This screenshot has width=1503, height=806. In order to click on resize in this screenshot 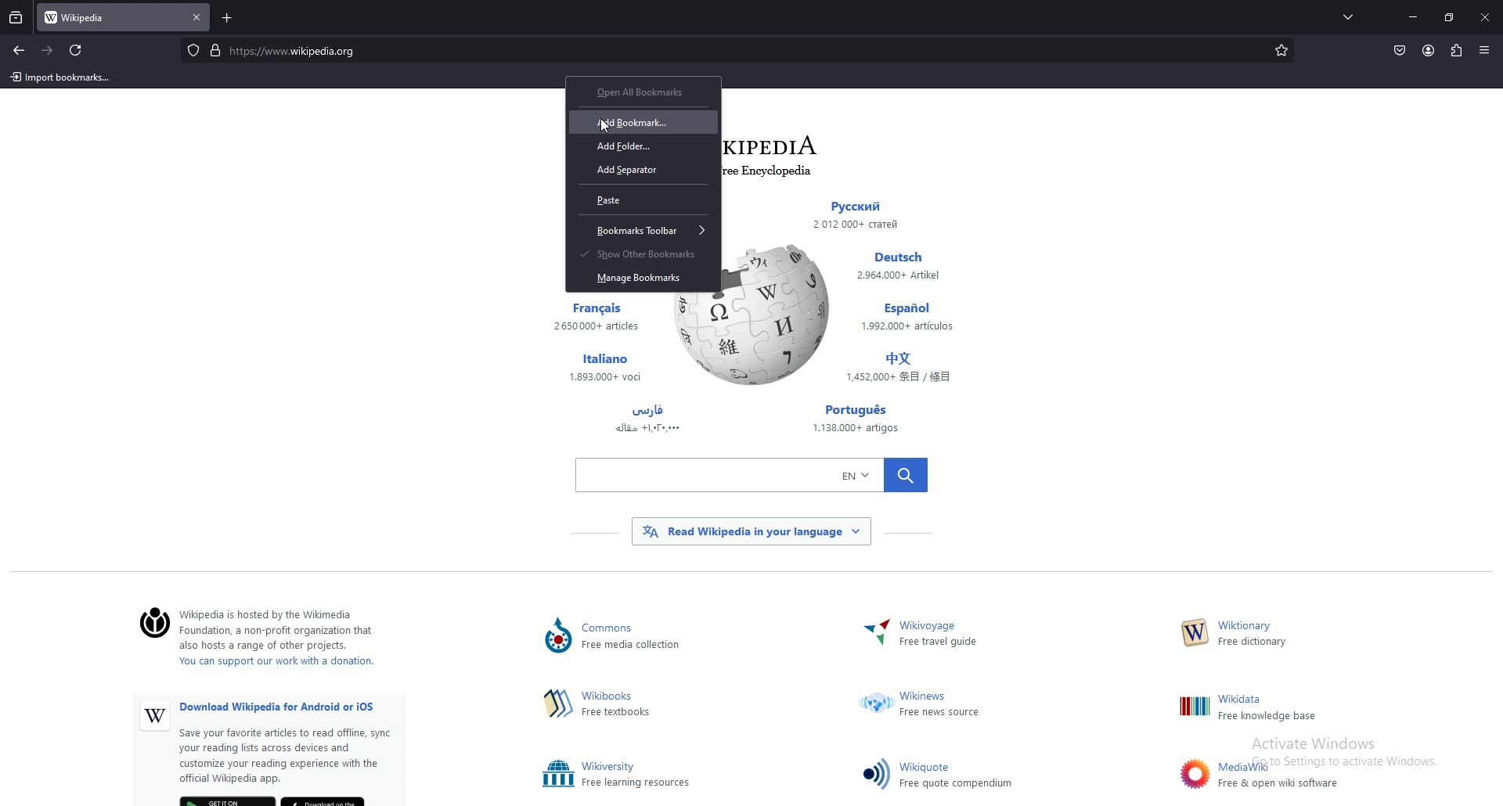, I will do `click(1449, 18)`.